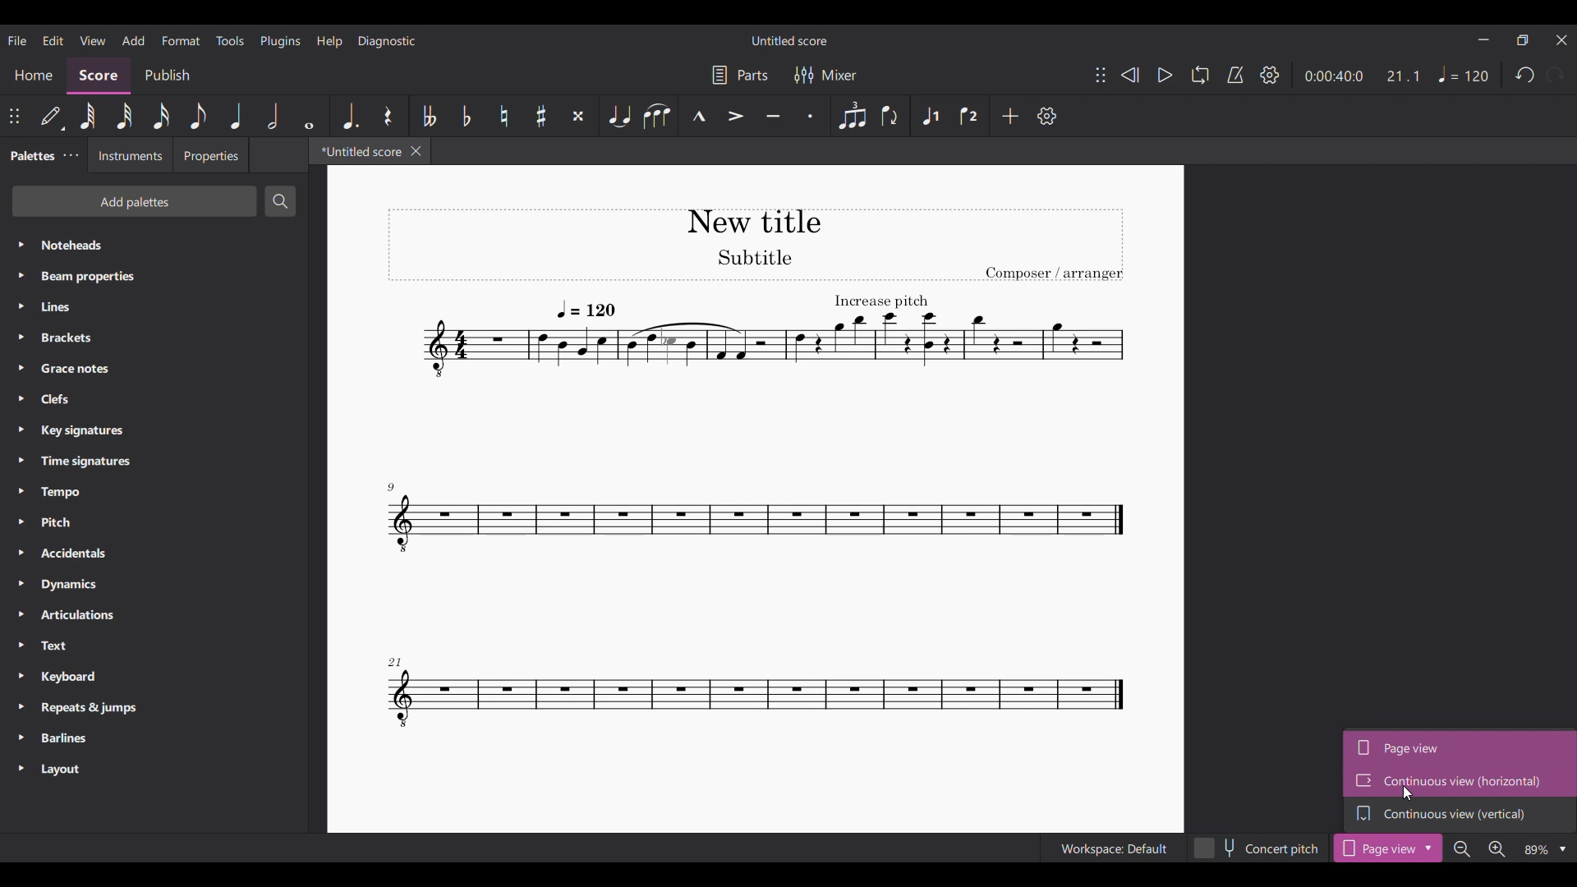 The height and width of the screenshot is (887, 1577). I want to click on Rest, so click(389, 116).